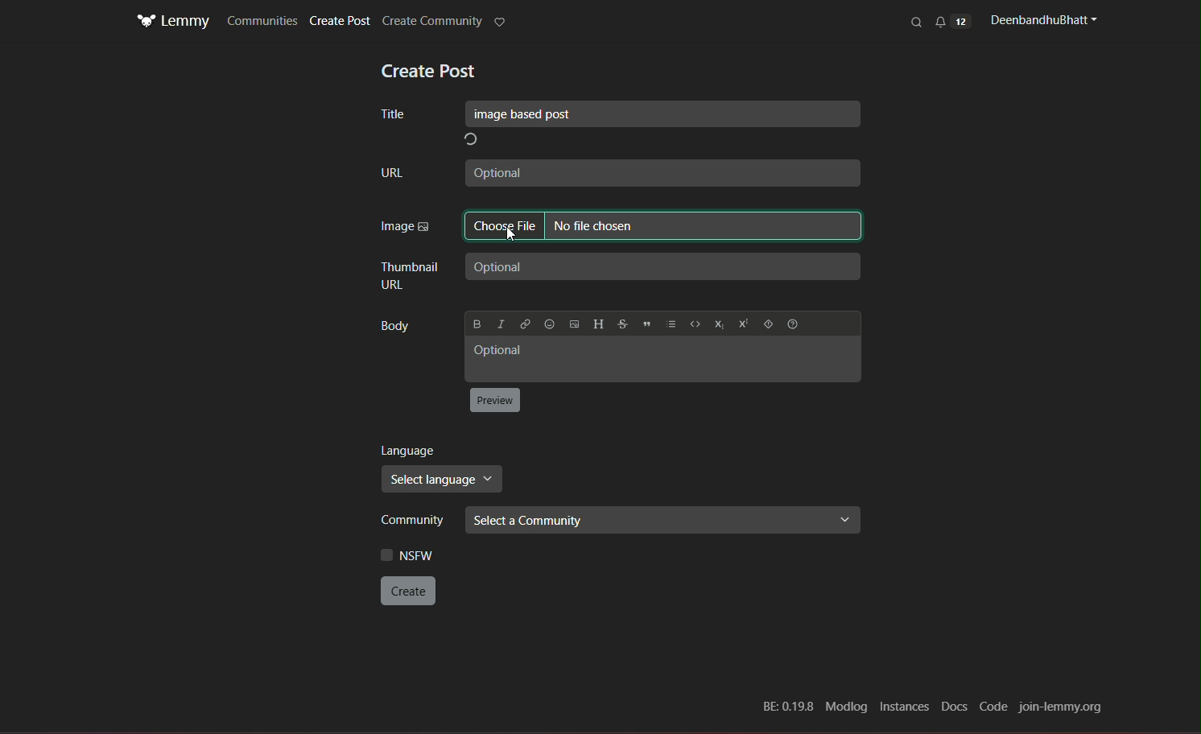  I want to click on text, so click(429, 72).